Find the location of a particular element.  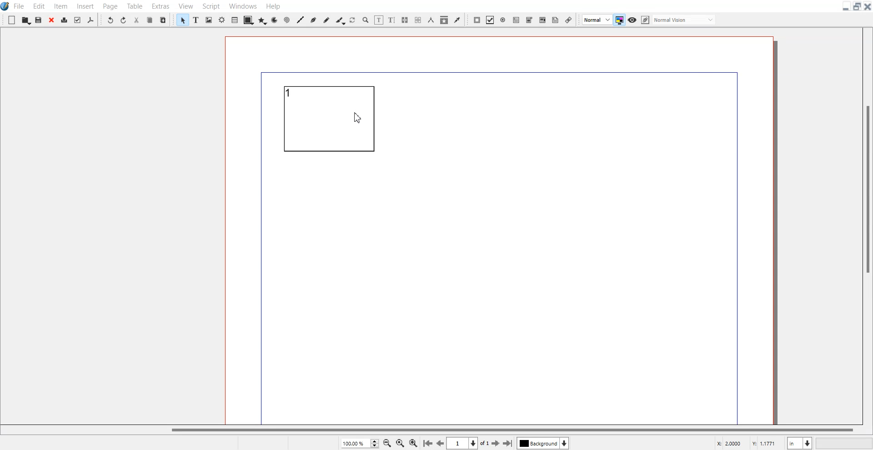

PDF Text Field is located at coordinates (516, 20).